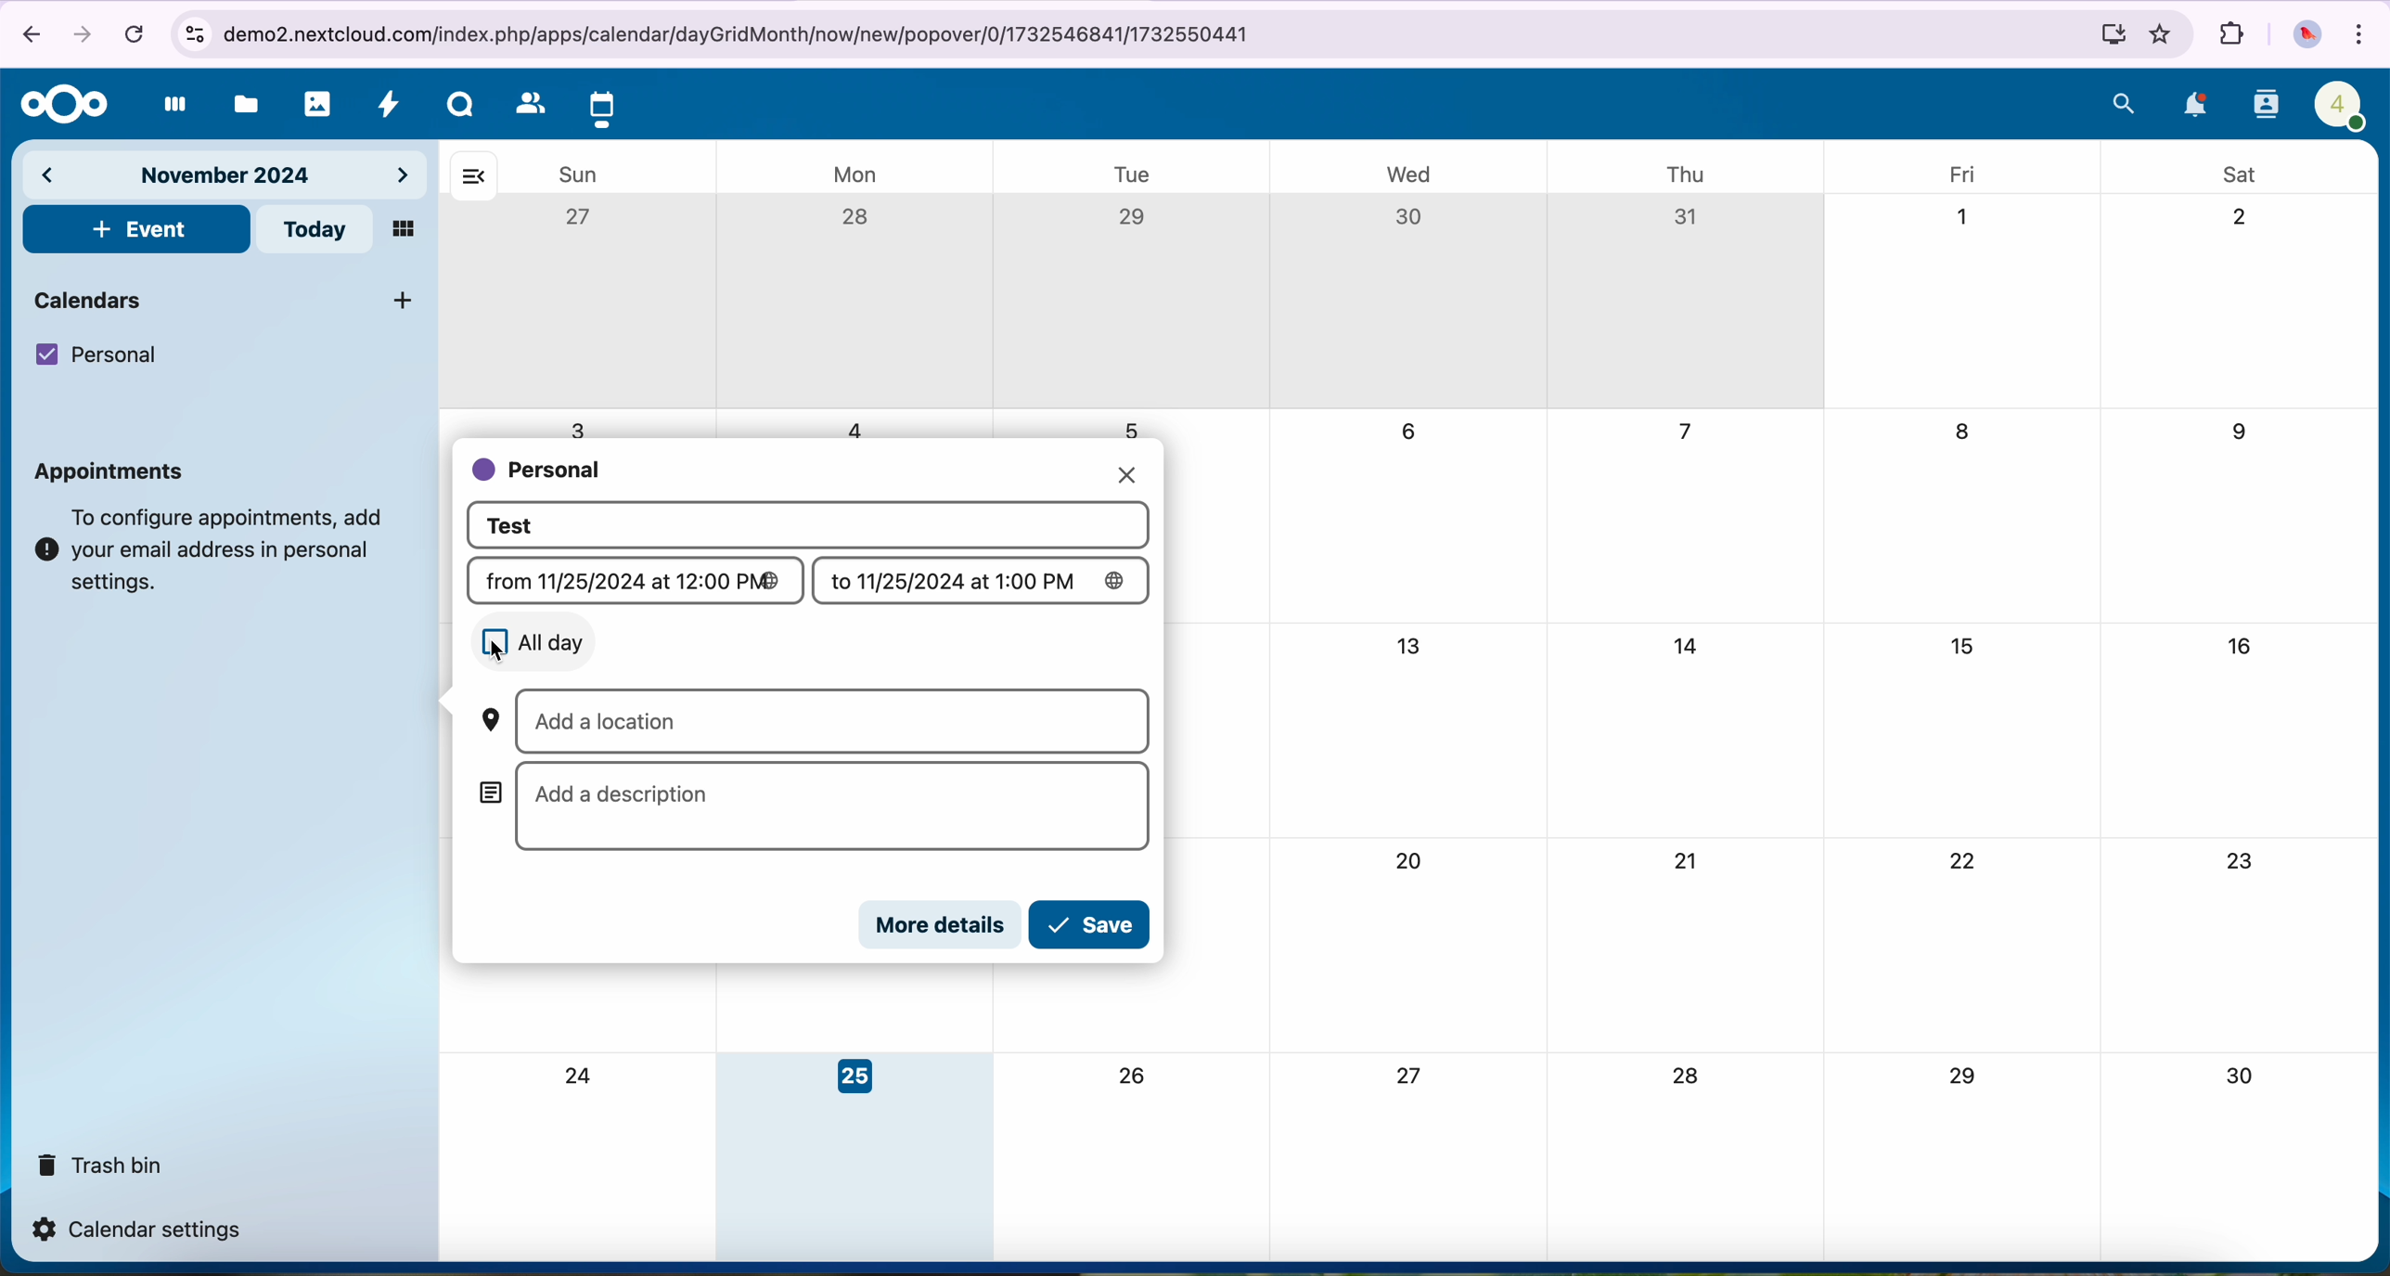  Describe the element at coordinates (2361, 32) in the screenshot. I see `customize and control Google Chrome` at that location.